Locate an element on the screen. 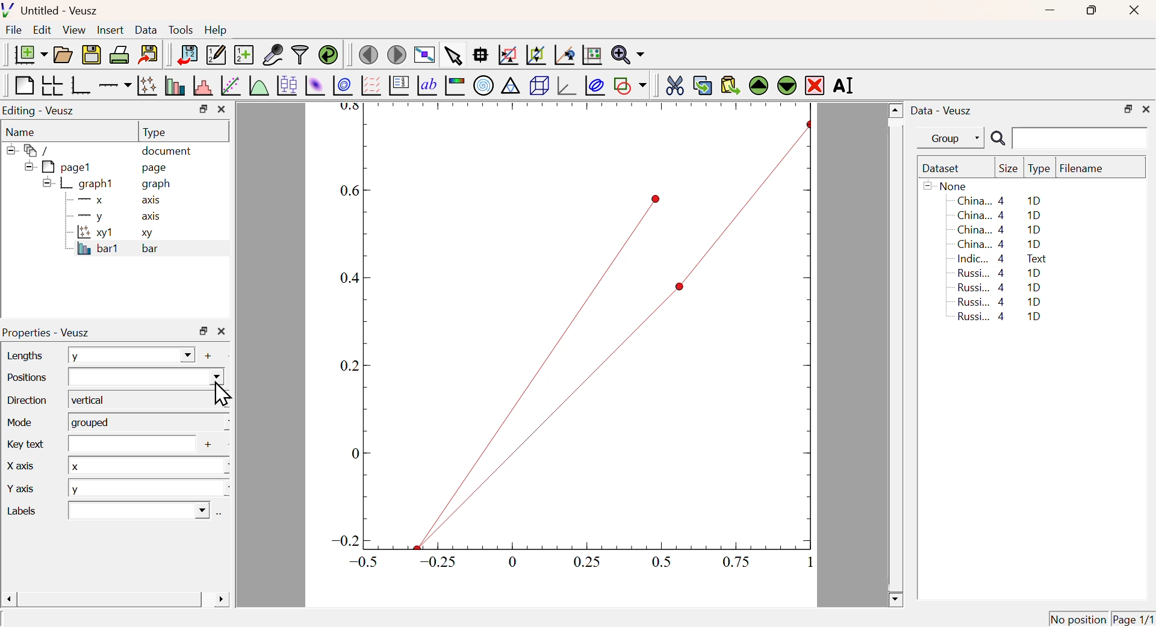  Restore Down is located at coordinates (1090, 10).